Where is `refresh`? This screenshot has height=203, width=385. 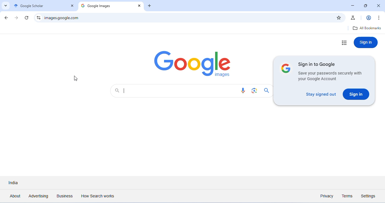
refresh is located at coordinates (27, 18).